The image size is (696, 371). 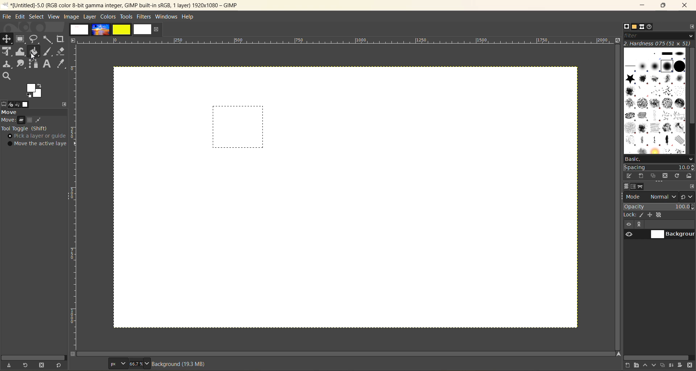 I want to click on configure, so click(x=62, y=105).